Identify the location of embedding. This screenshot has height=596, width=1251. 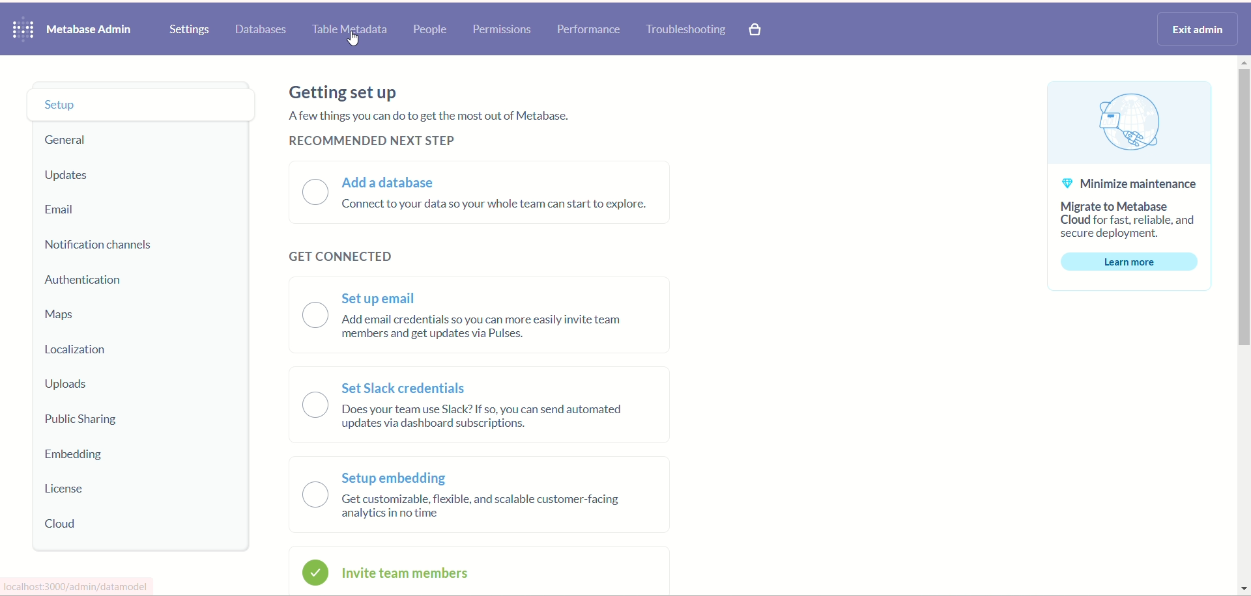
(81, 457).